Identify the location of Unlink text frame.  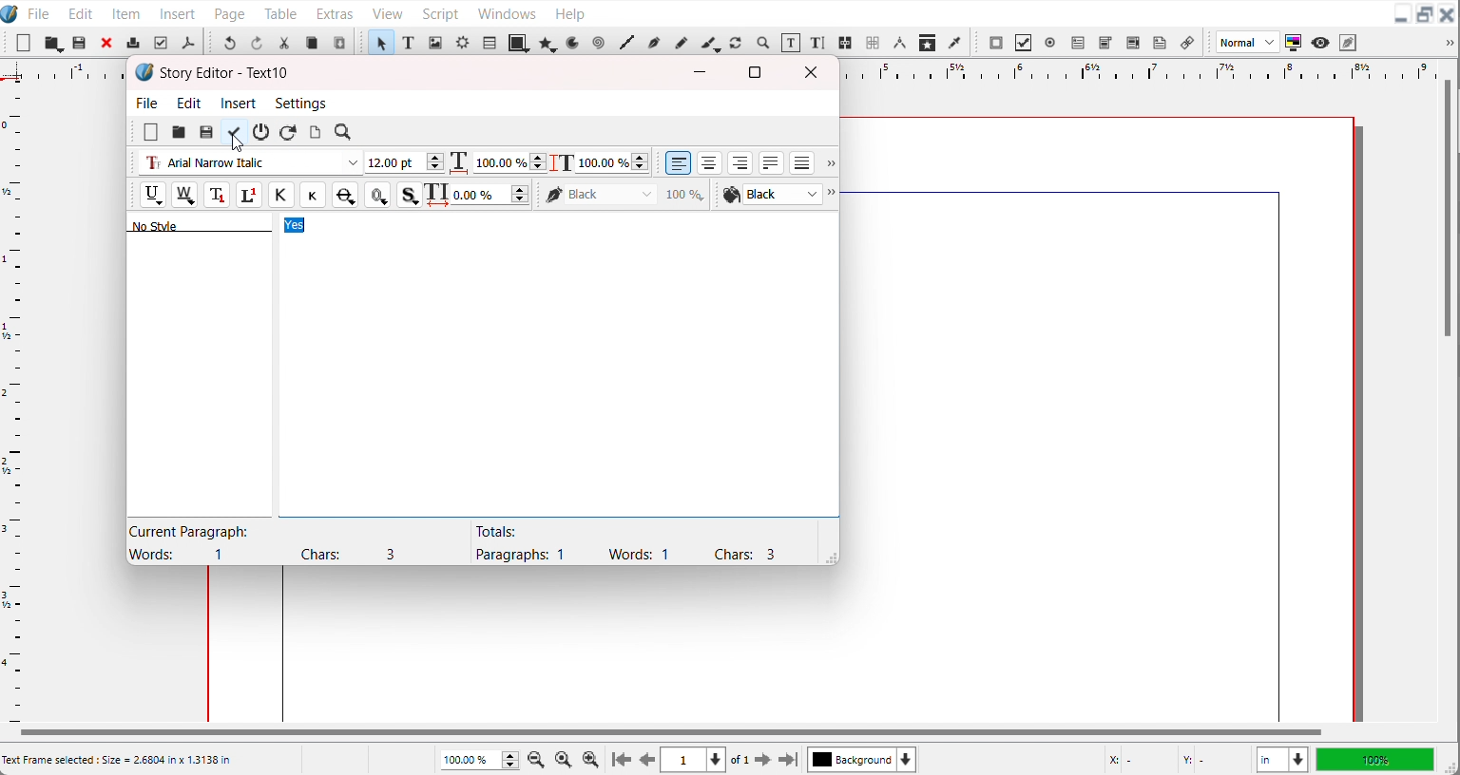
(872, 43).